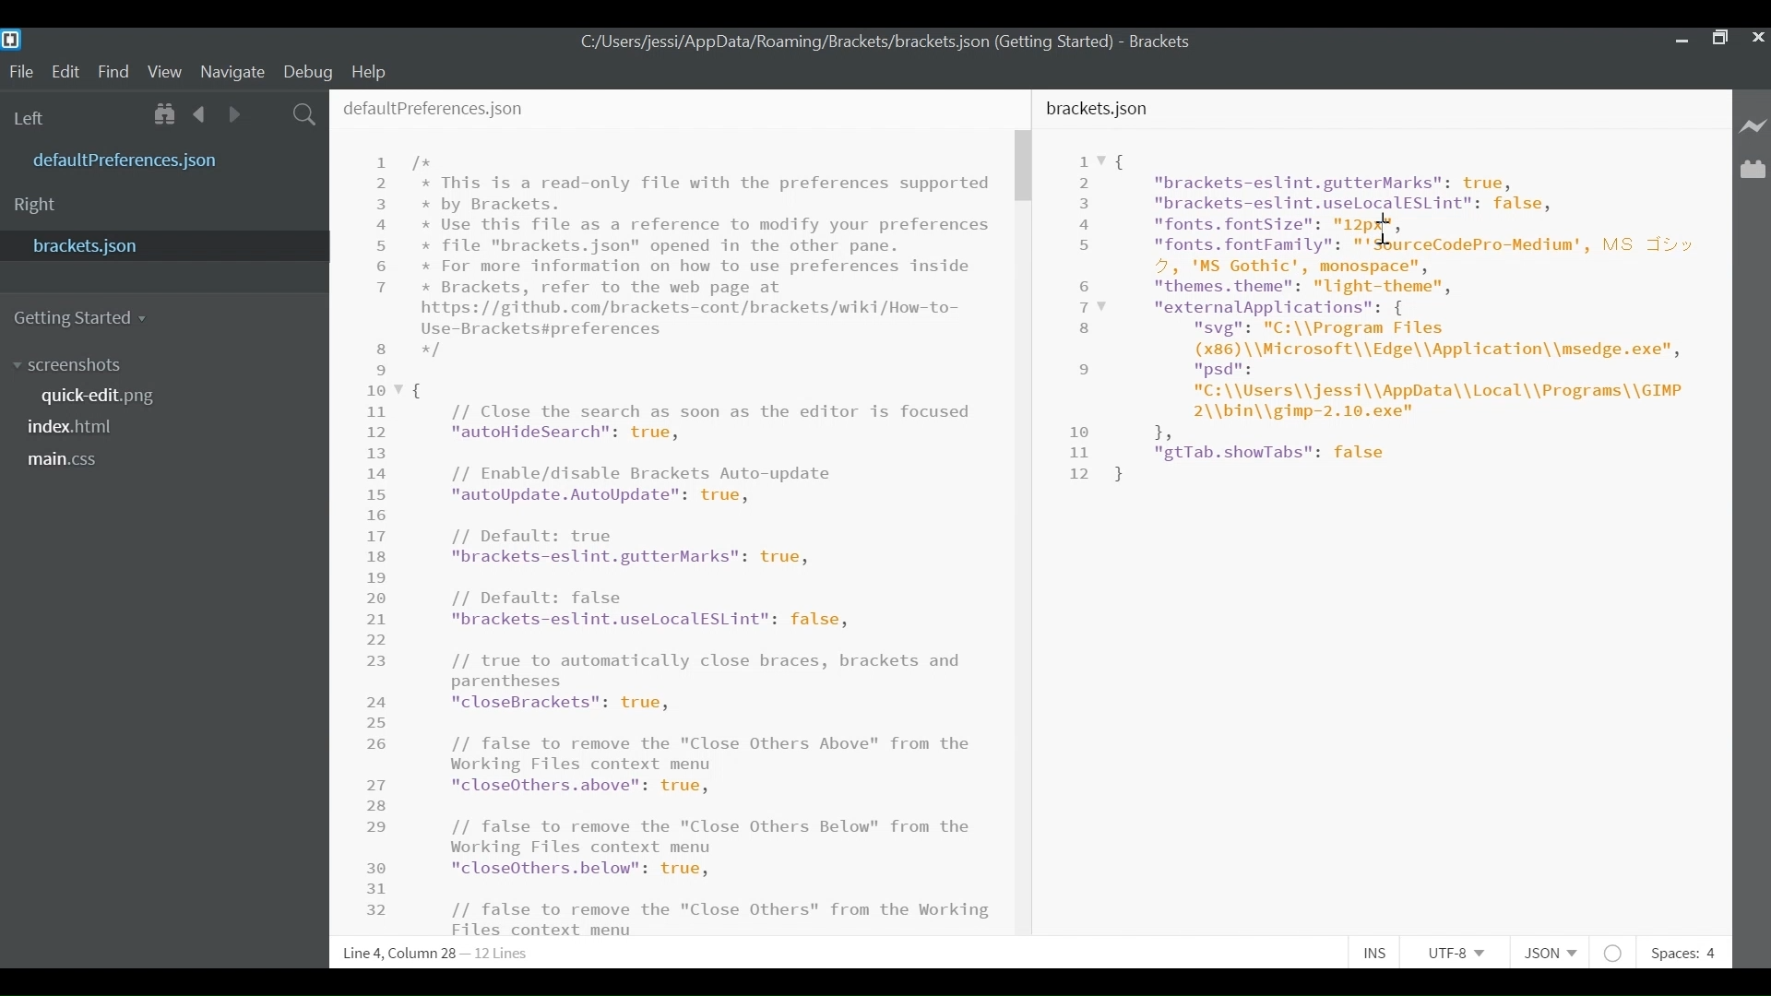  I want to click on bracket.json, so click(1100, 109).